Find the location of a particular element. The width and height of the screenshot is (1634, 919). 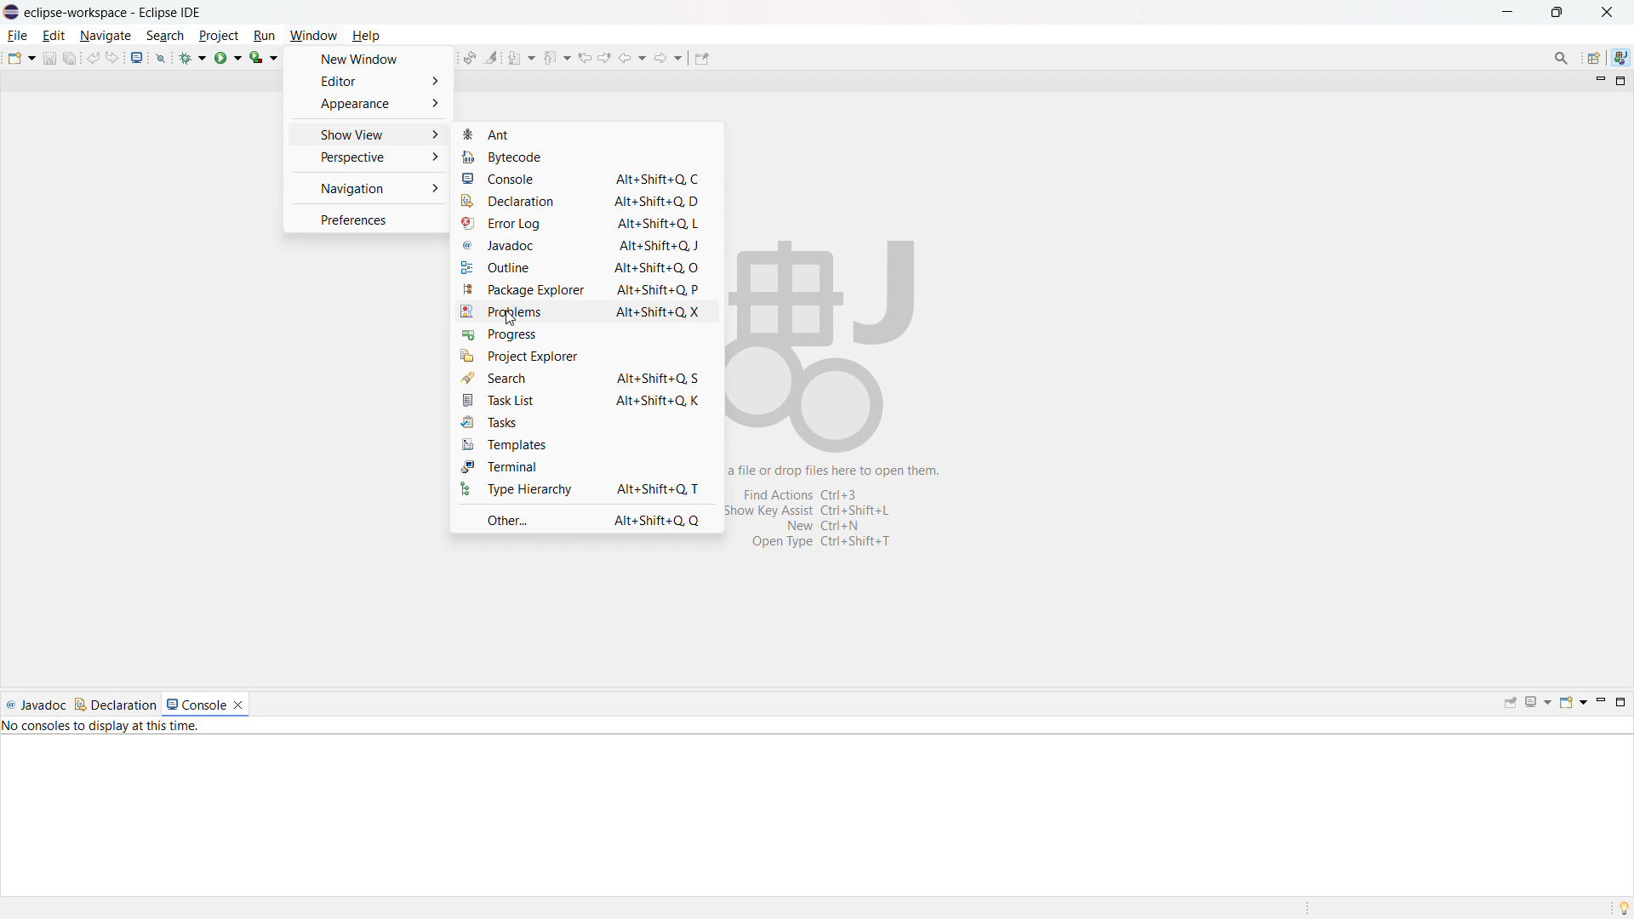

file is located at coordinates (19, 35).